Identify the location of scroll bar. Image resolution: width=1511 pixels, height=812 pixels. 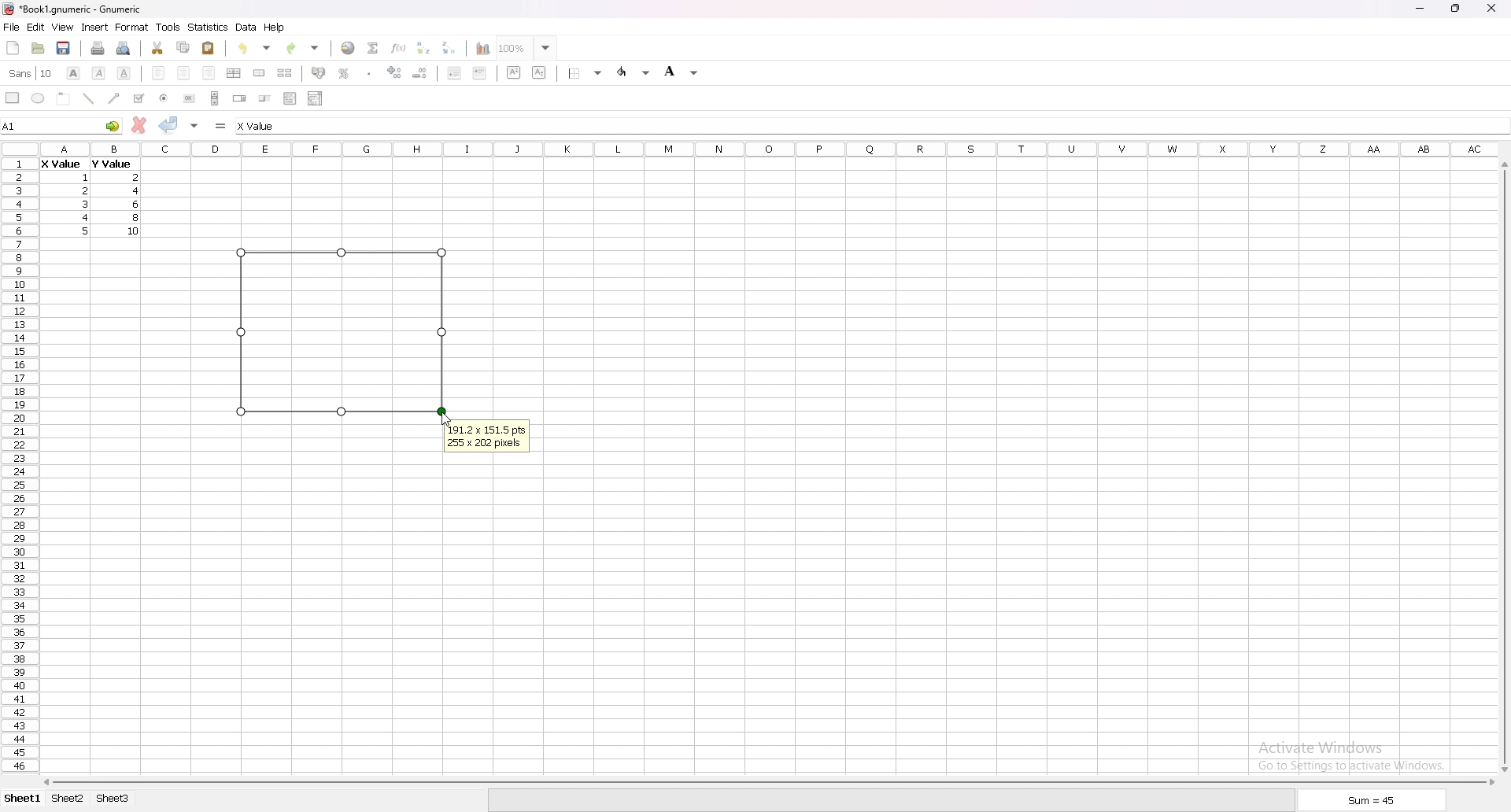
(767, 782).